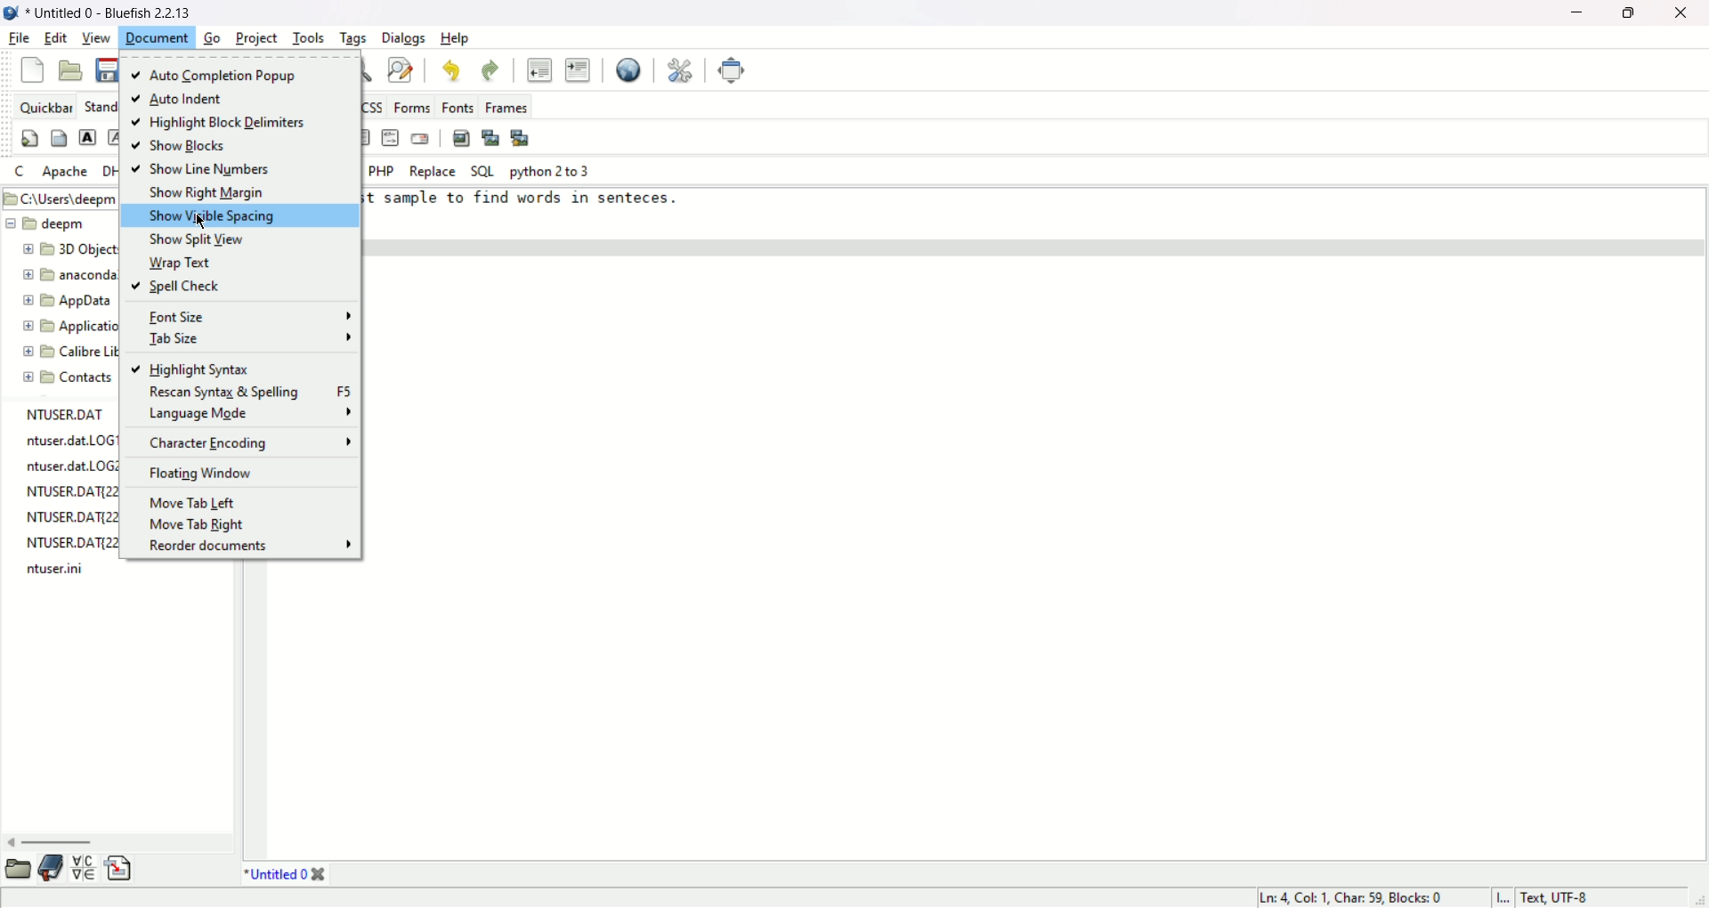 The image size is (1709, 908). I want to click on l..., so click(1502, 897).